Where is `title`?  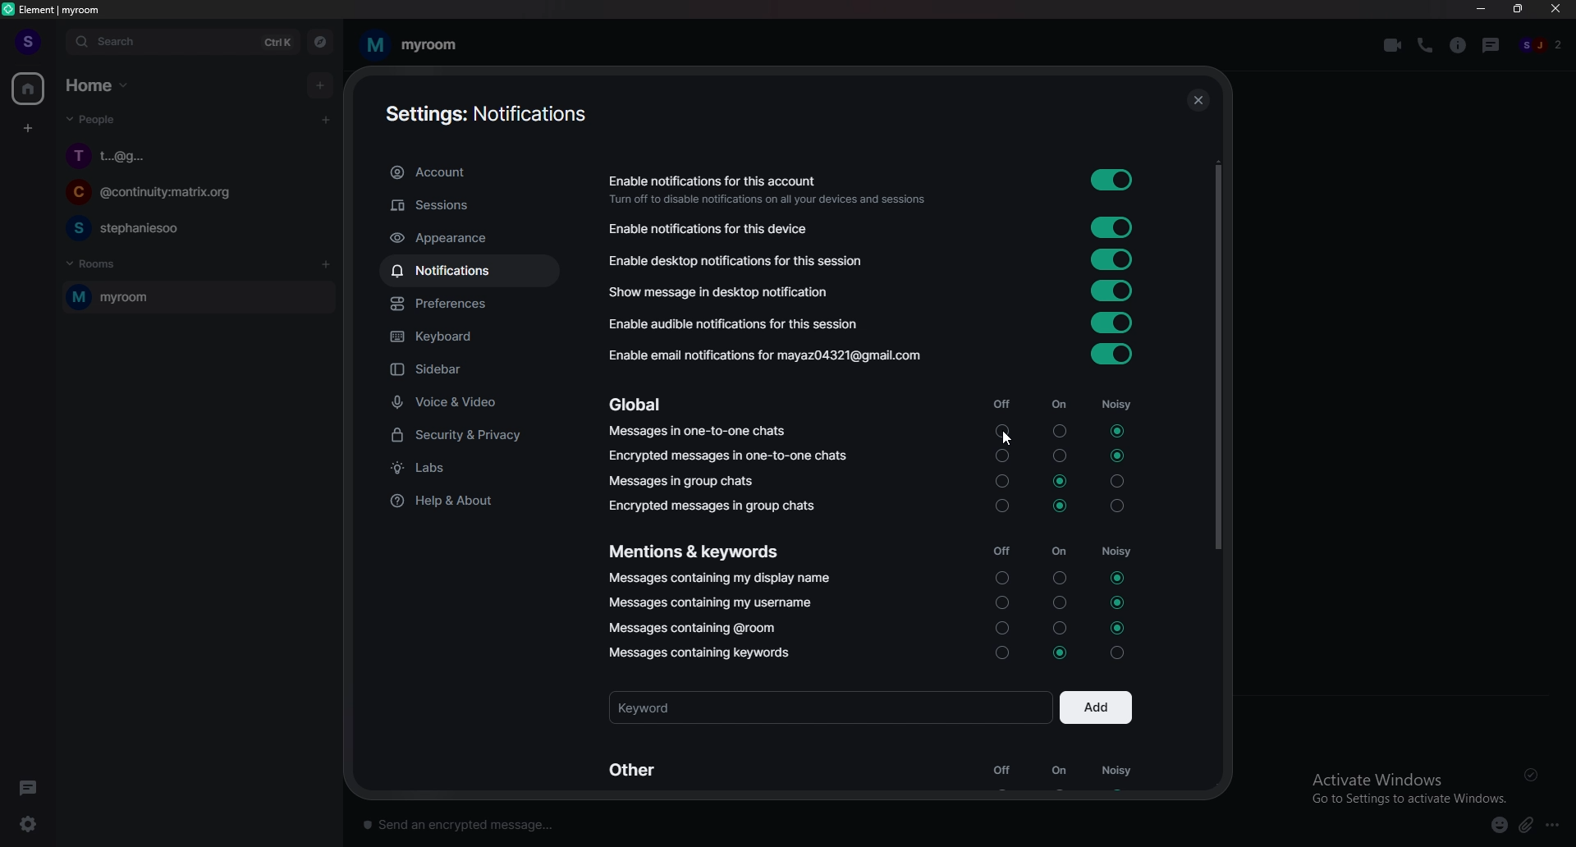 title is located at coordinates (61, 9).